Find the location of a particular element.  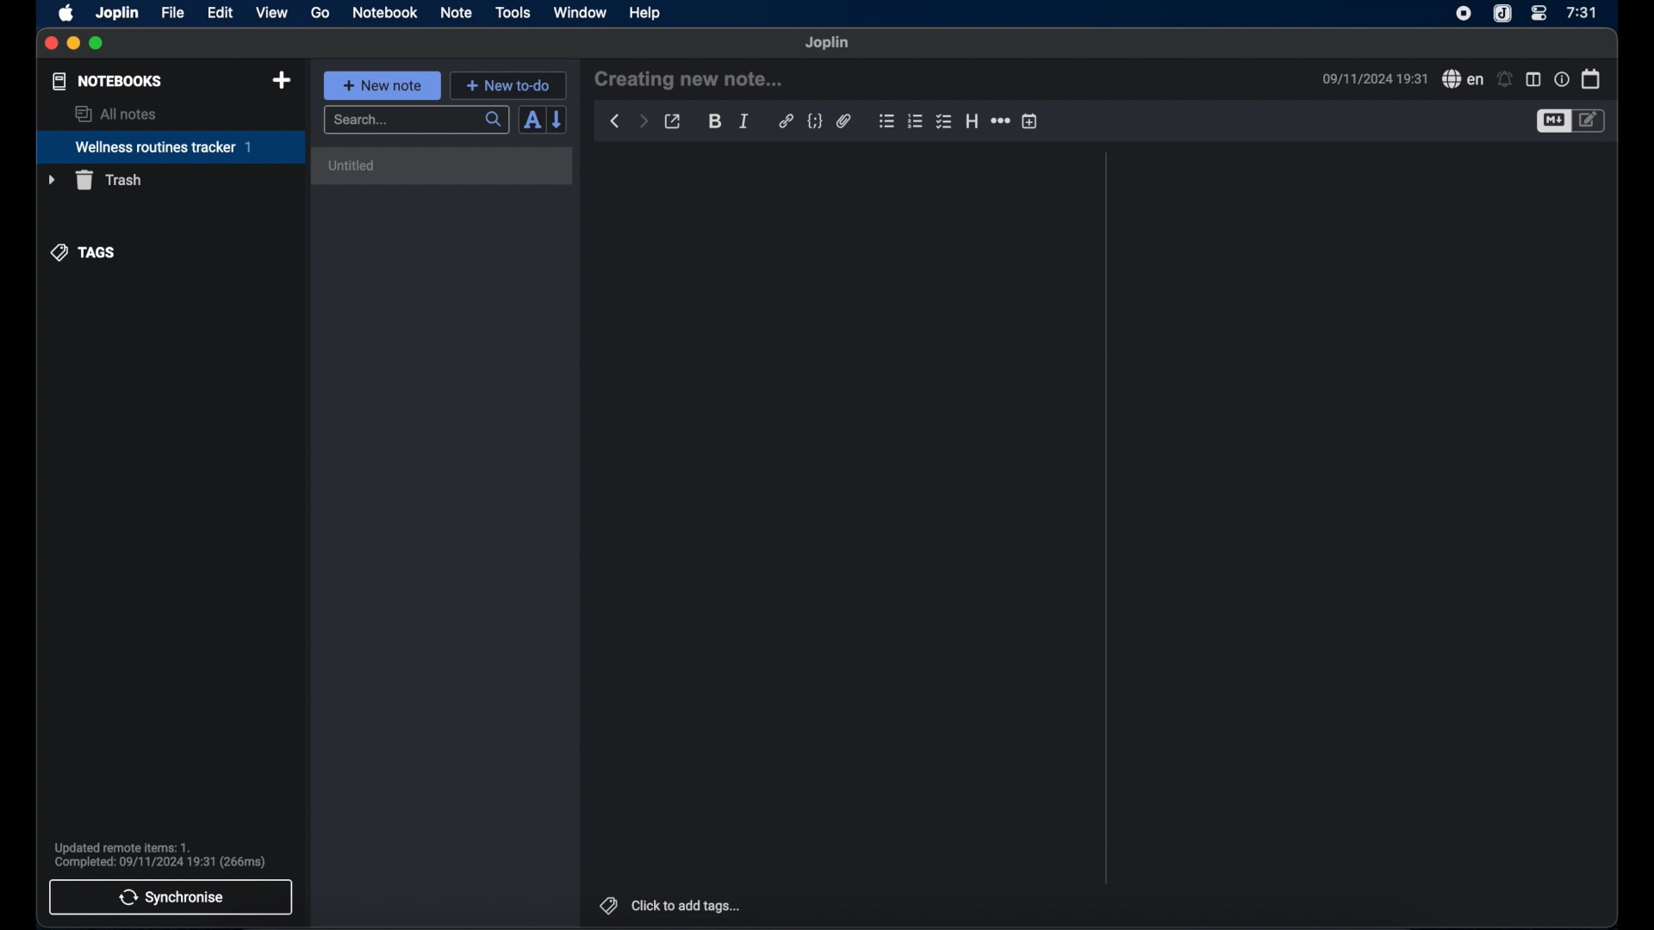

heading is located at coordinates (972, 121).